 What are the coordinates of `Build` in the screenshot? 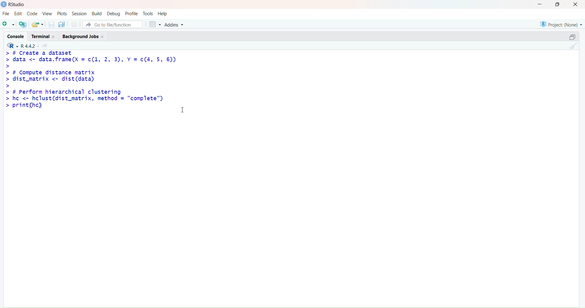 It's located at (97, 14).